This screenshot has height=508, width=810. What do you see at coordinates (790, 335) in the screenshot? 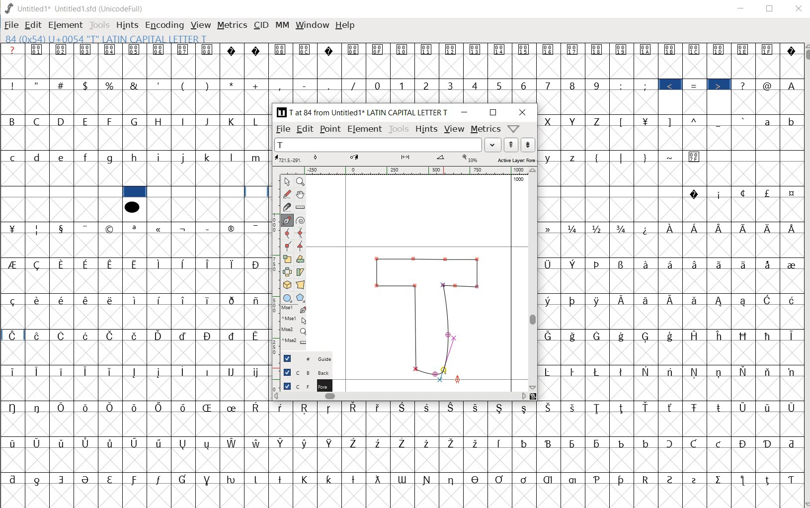
I see `Symbol` at bounding box center [790, 335].